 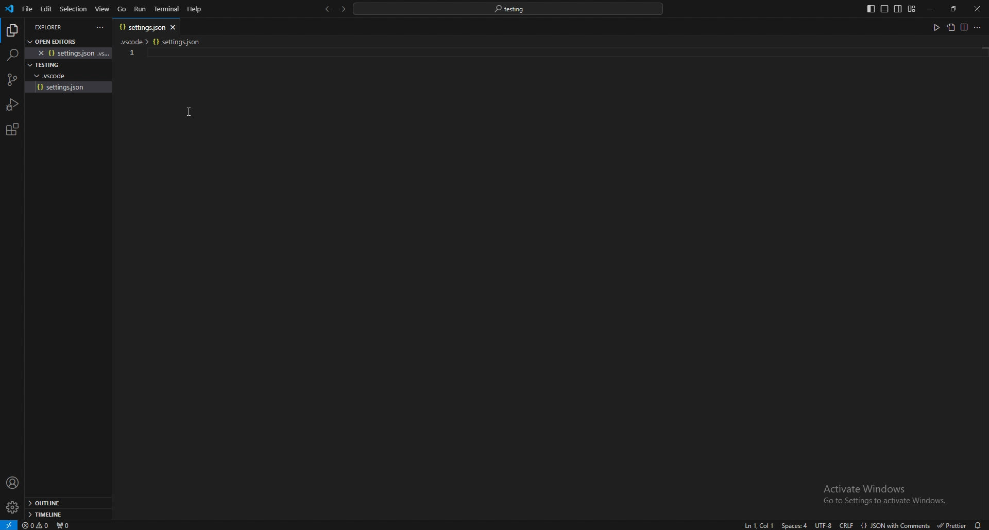 I want to click on source code, so click(x=11, y=80).